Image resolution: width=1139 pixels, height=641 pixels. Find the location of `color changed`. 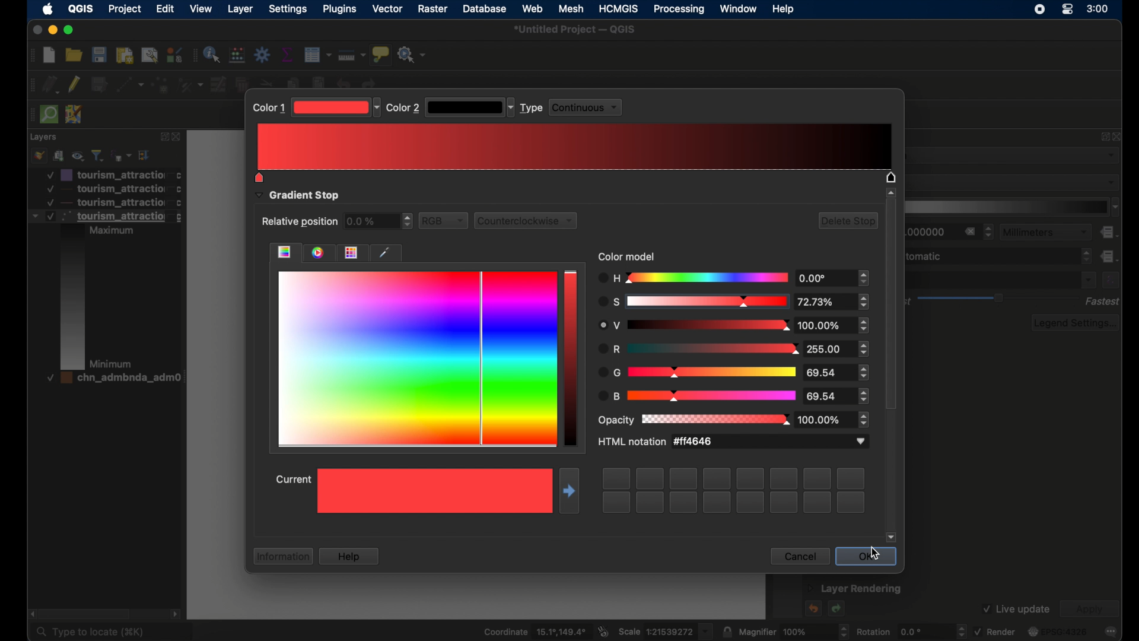

color changed is located at coordinates (708, 302).